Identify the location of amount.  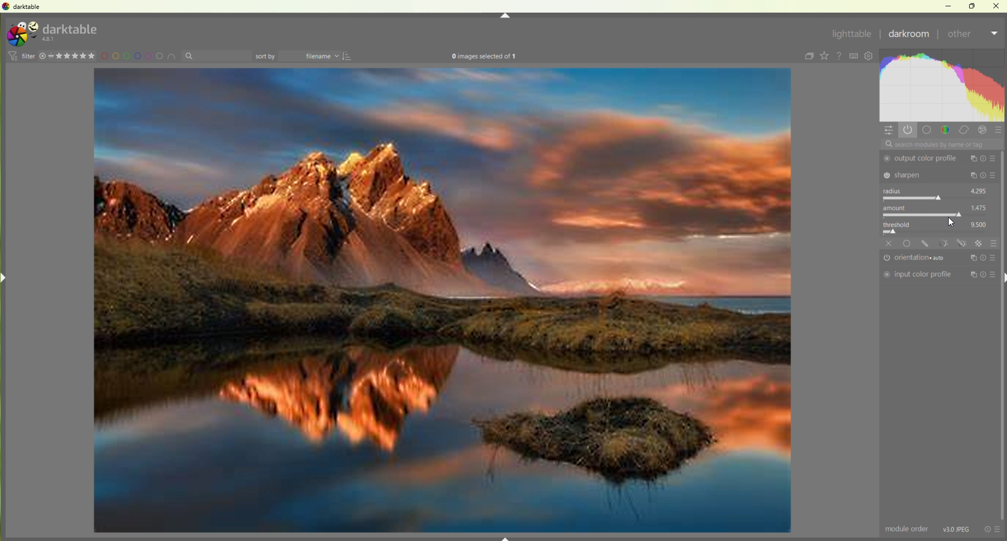
(898, 207).